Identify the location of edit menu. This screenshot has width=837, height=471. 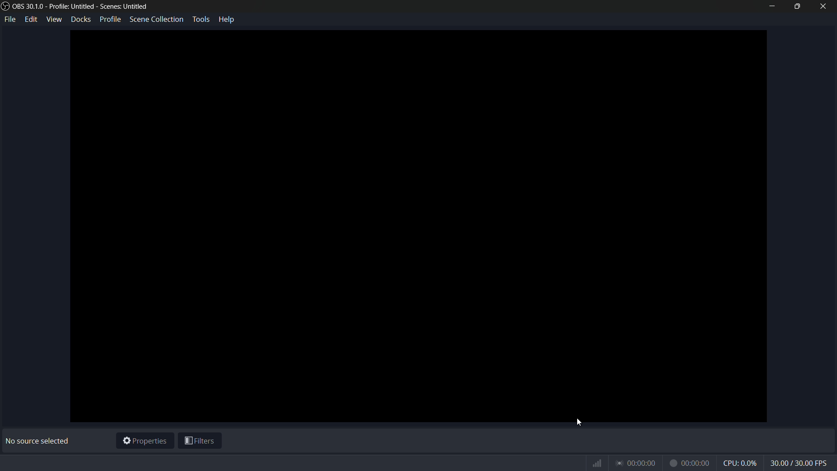
(32, 19).